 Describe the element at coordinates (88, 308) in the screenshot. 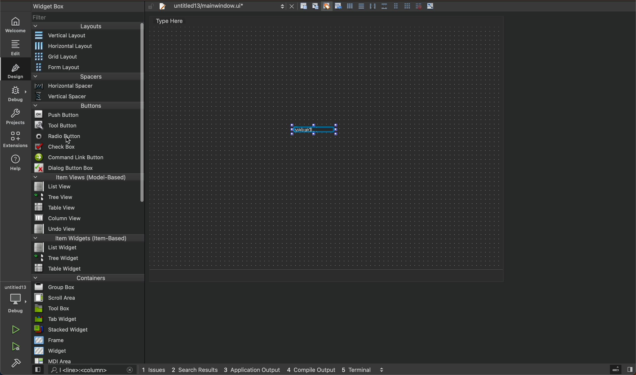

I see `tool box` at that location.